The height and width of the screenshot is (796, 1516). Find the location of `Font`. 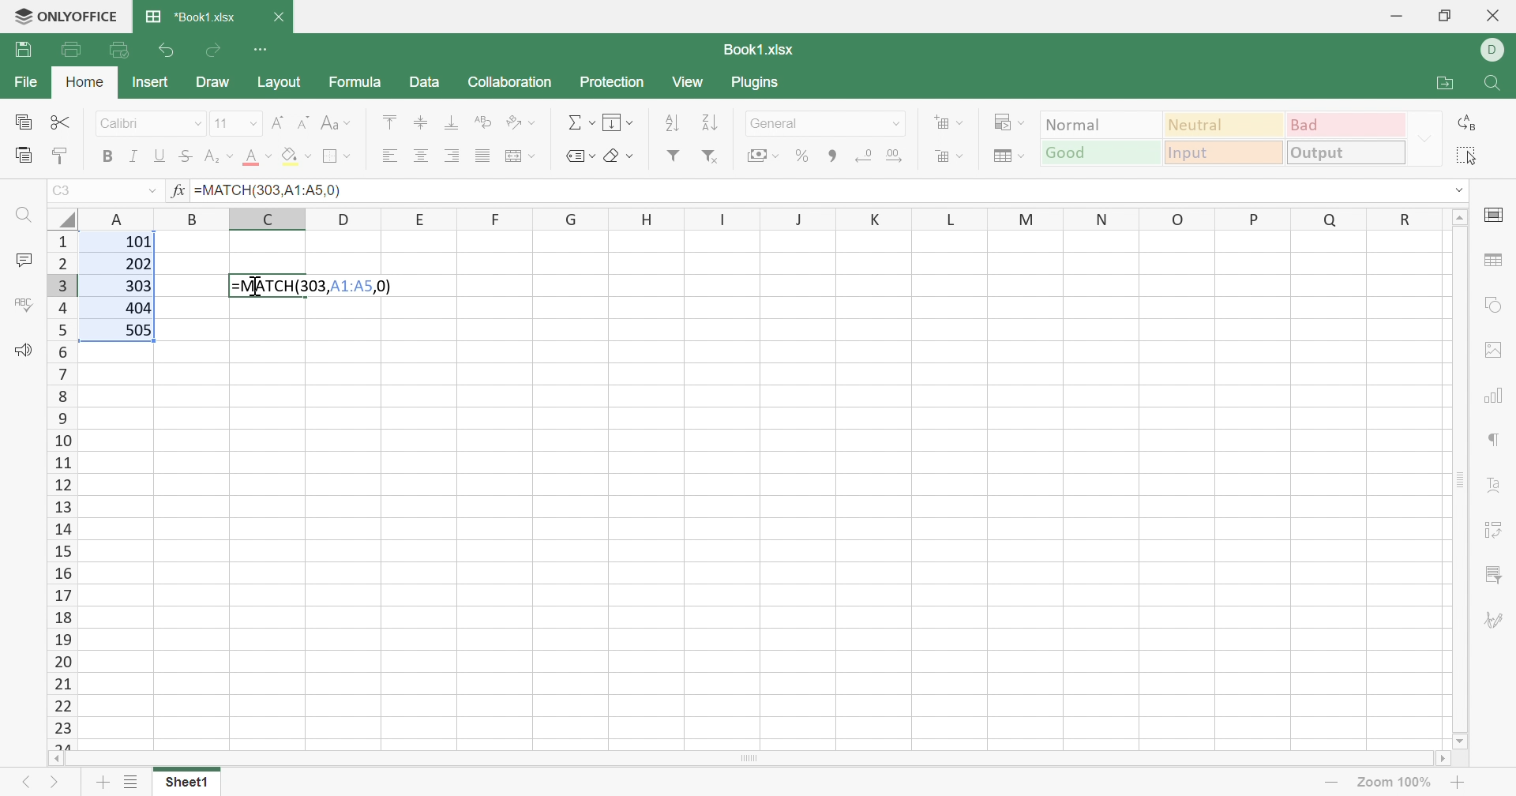

Font is located at coordinates (126, 124).